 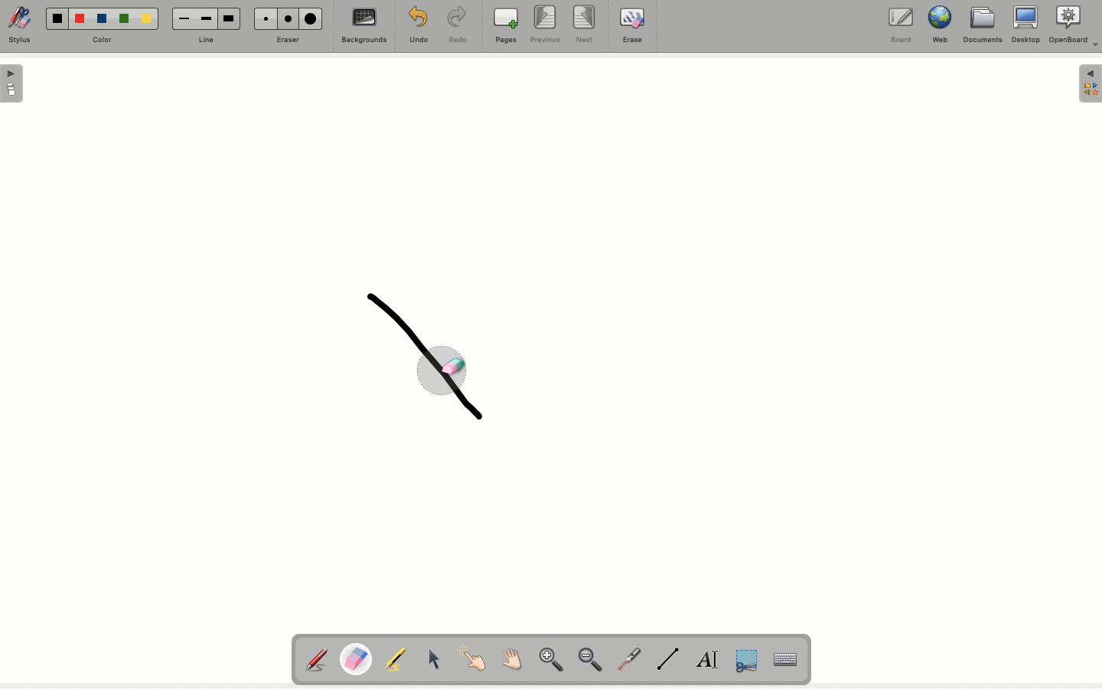 I want to click on Next, so click(x=585, y=24).